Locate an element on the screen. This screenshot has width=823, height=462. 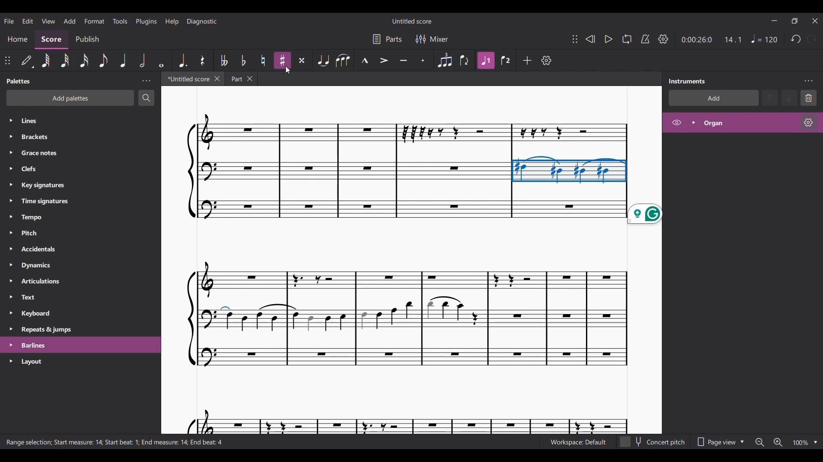
Play is located at coordinates (609, 38).